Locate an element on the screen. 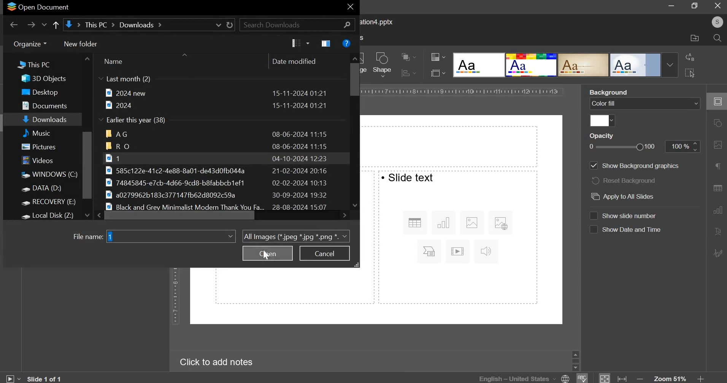  shape setting is located at coordinates (718, 124).